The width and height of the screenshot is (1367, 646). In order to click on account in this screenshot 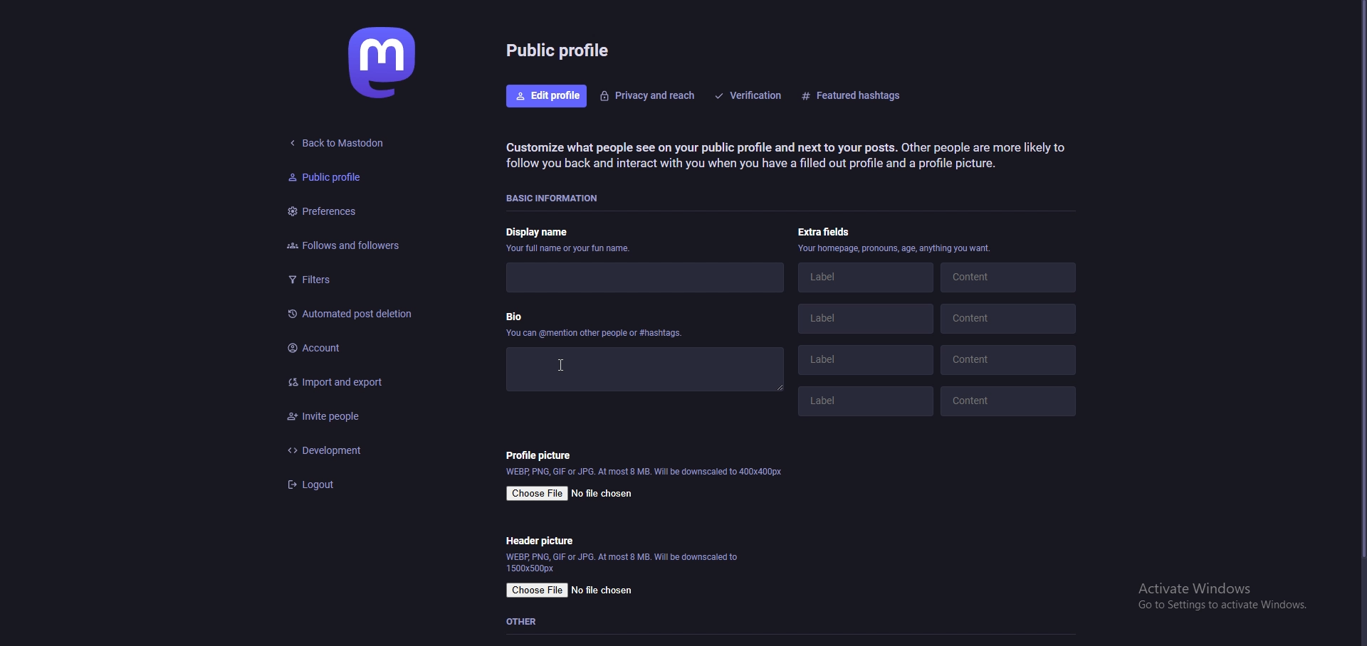, I will do `click(360, 348)`.